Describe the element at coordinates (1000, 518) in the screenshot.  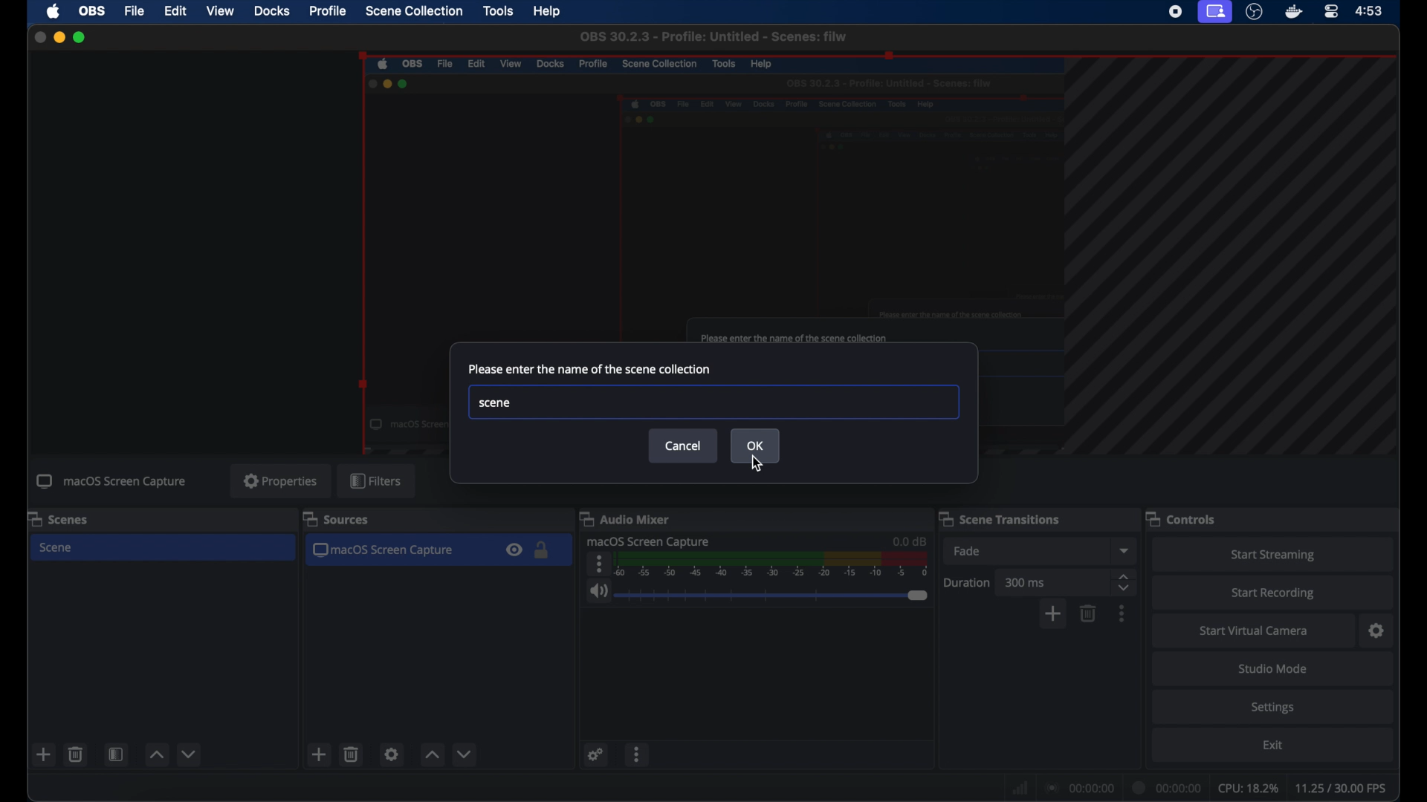
I see `scene transitions` at that location.